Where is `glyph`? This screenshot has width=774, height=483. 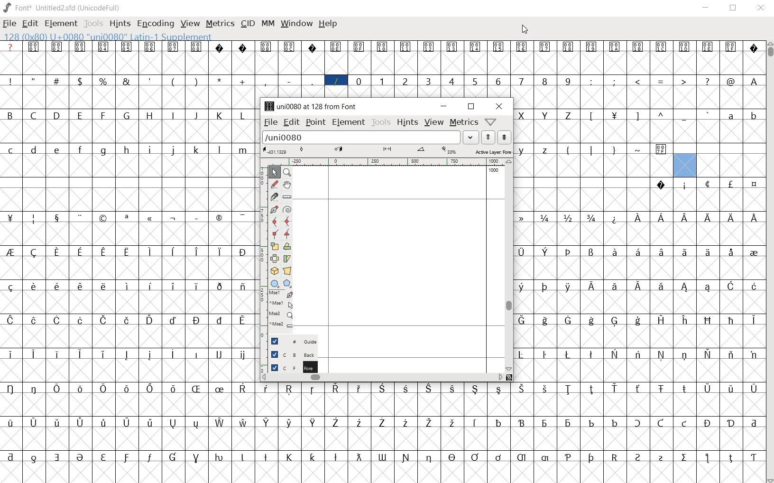
glyph is located at coordinates (591, 423).